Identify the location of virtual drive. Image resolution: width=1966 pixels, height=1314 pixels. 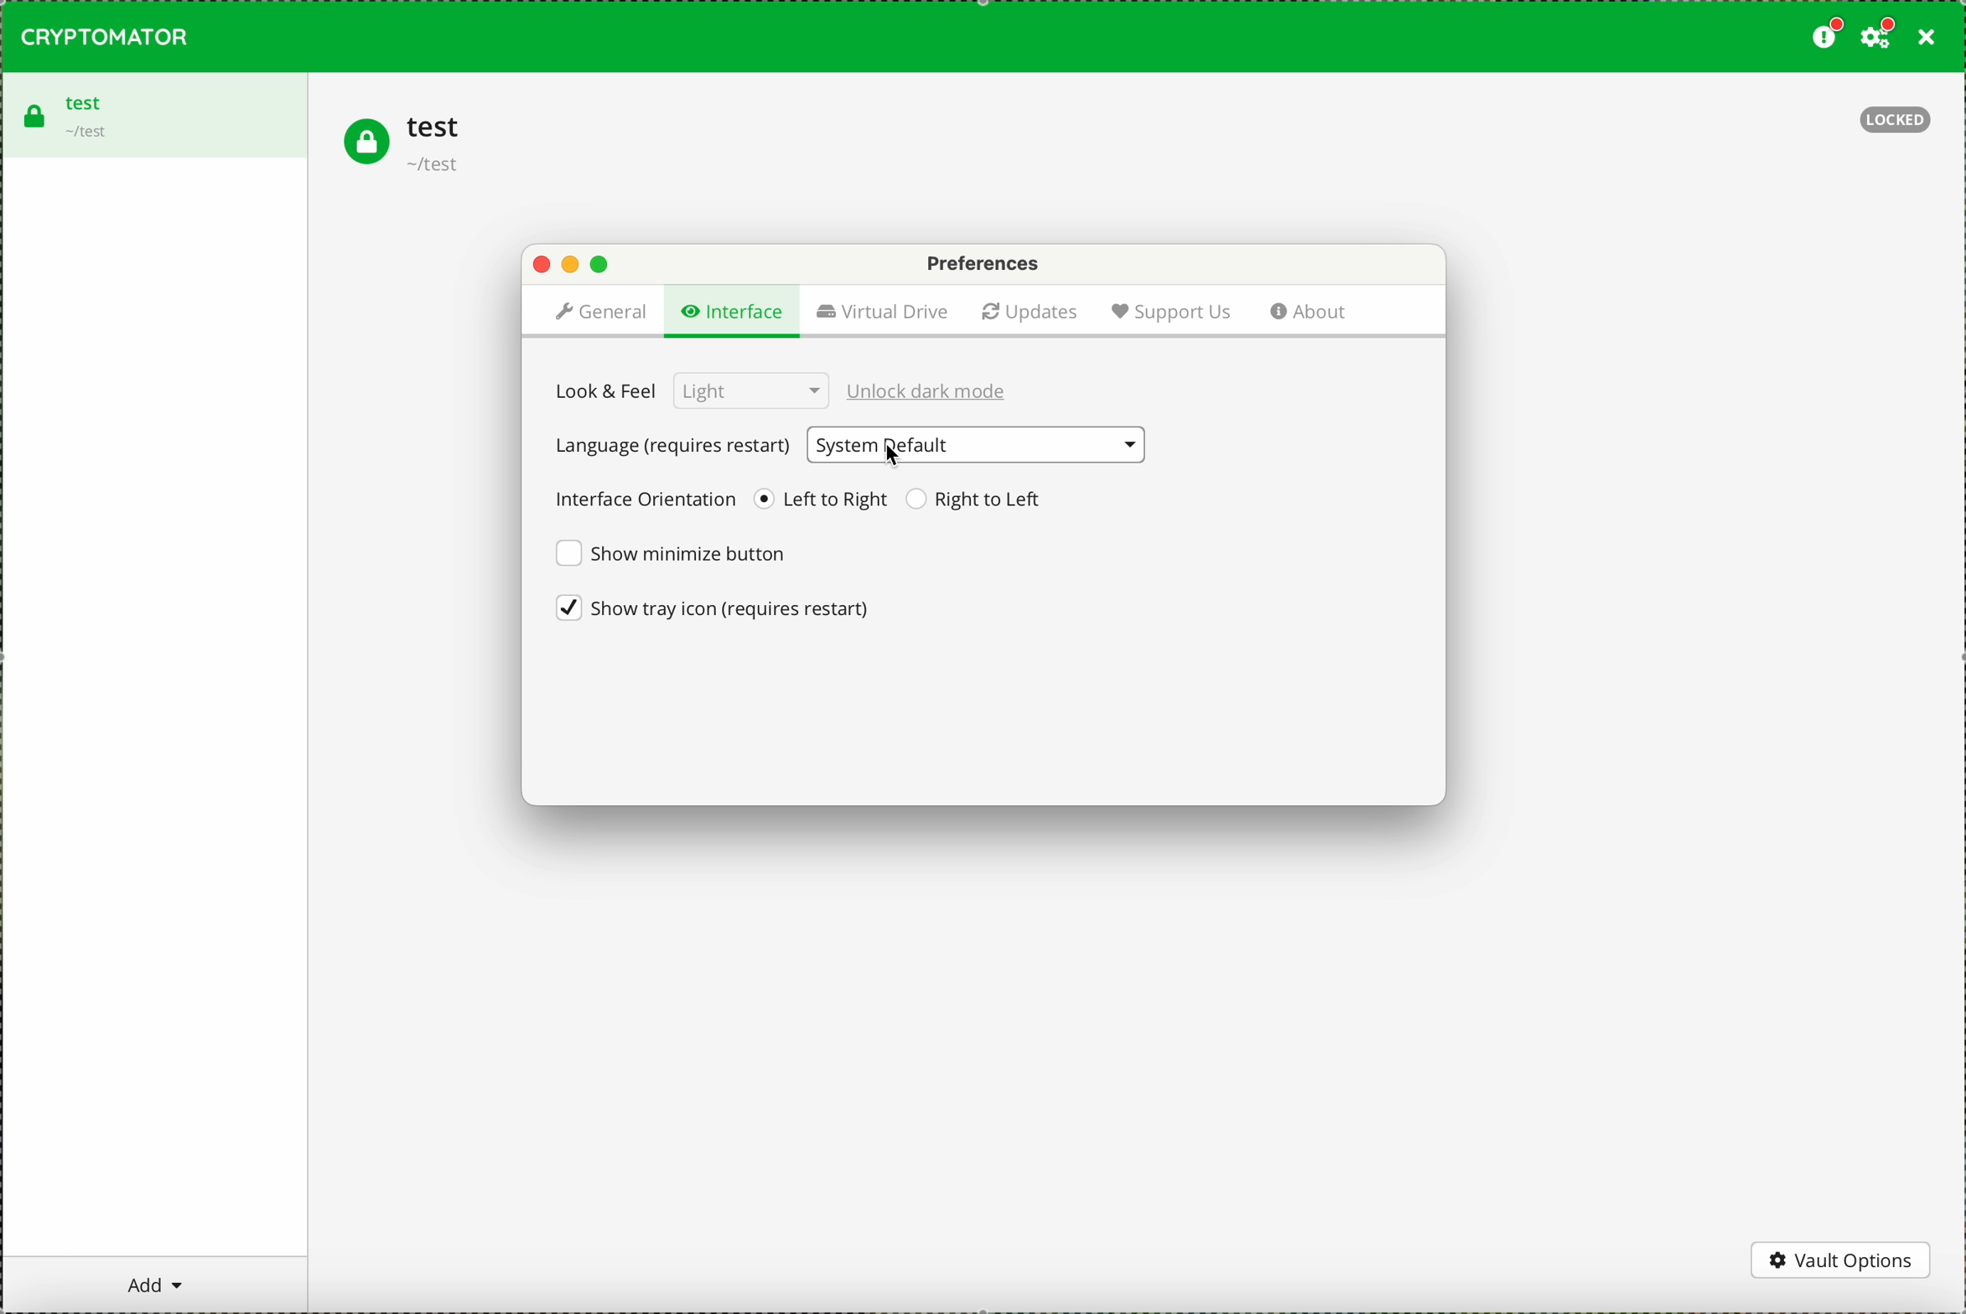
(881, 312).